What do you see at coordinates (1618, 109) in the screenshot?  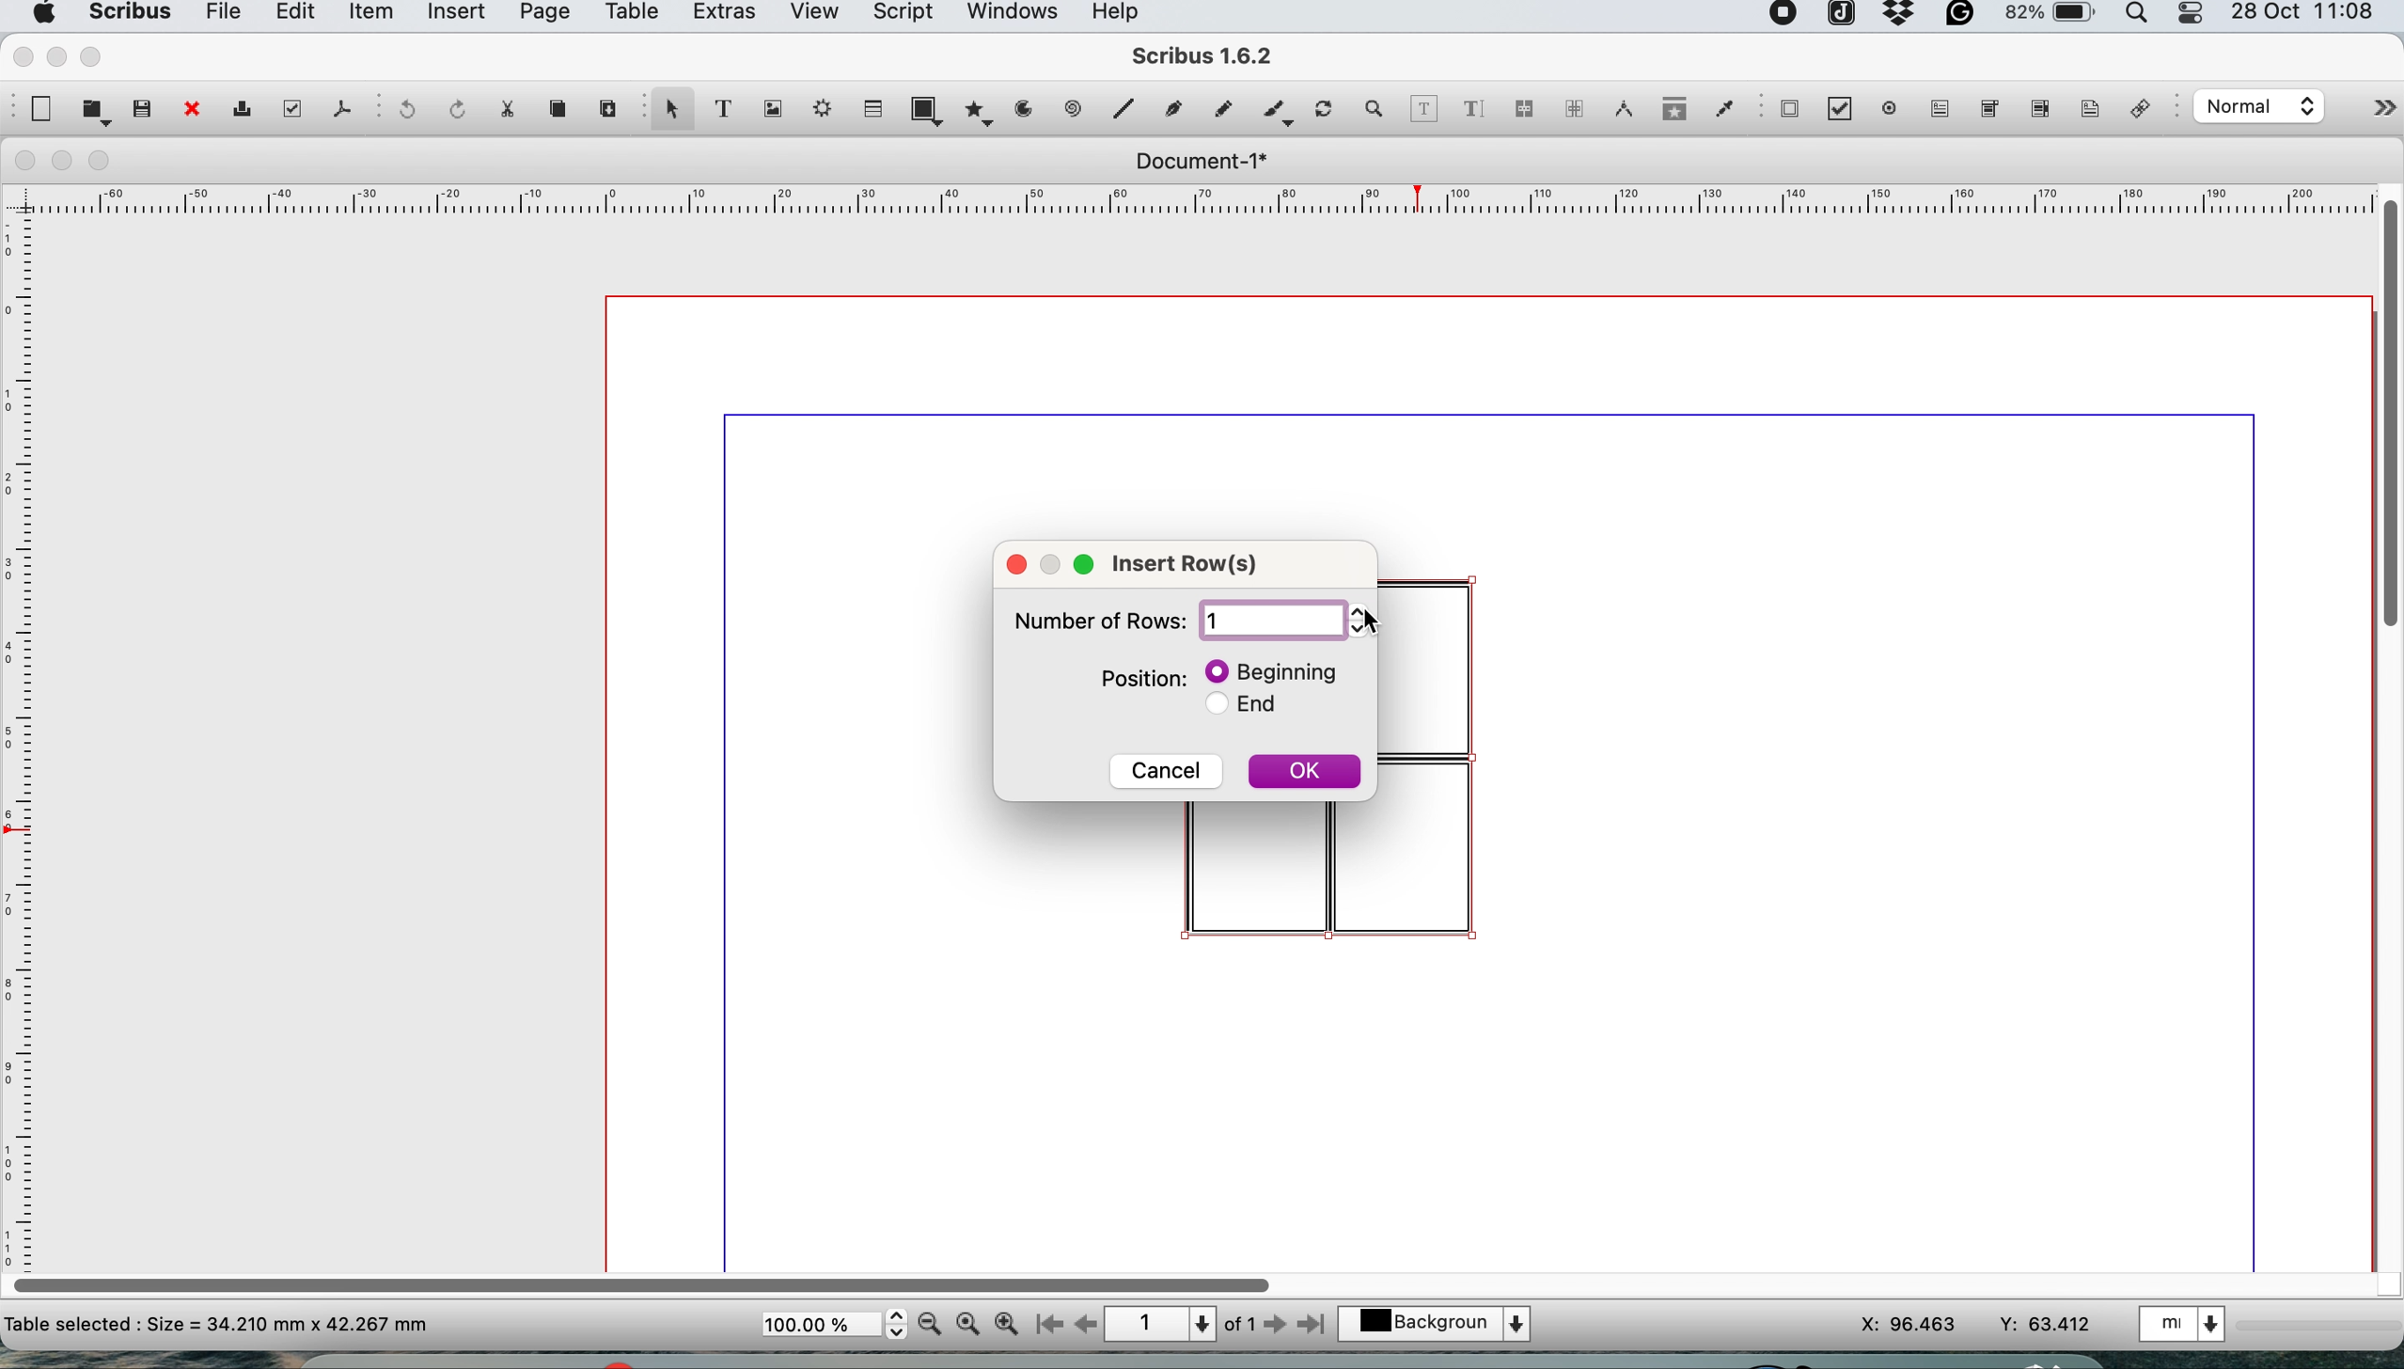 I see `measurements` at bounding box center [1618, 109].